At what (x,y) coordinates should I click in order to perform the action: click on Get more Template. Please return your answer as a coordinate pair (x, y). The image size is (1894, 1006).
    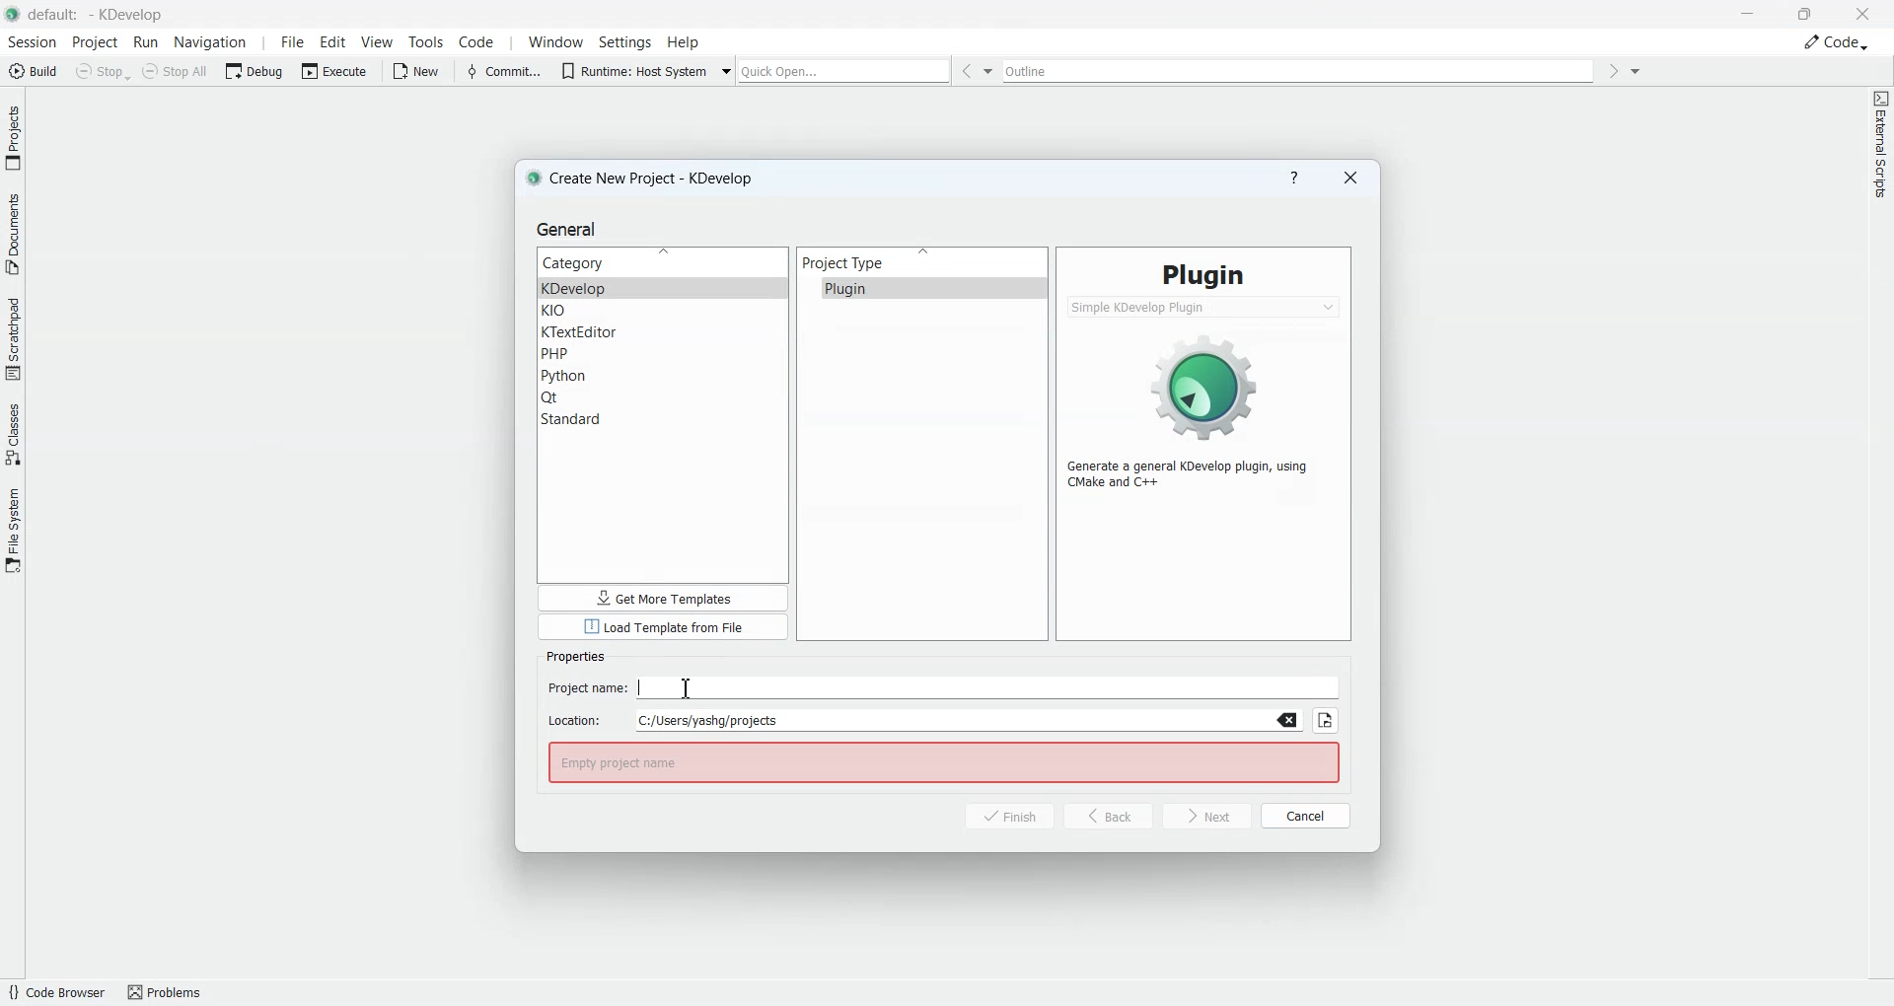
    Looking at the image, I should click on (663, 598).